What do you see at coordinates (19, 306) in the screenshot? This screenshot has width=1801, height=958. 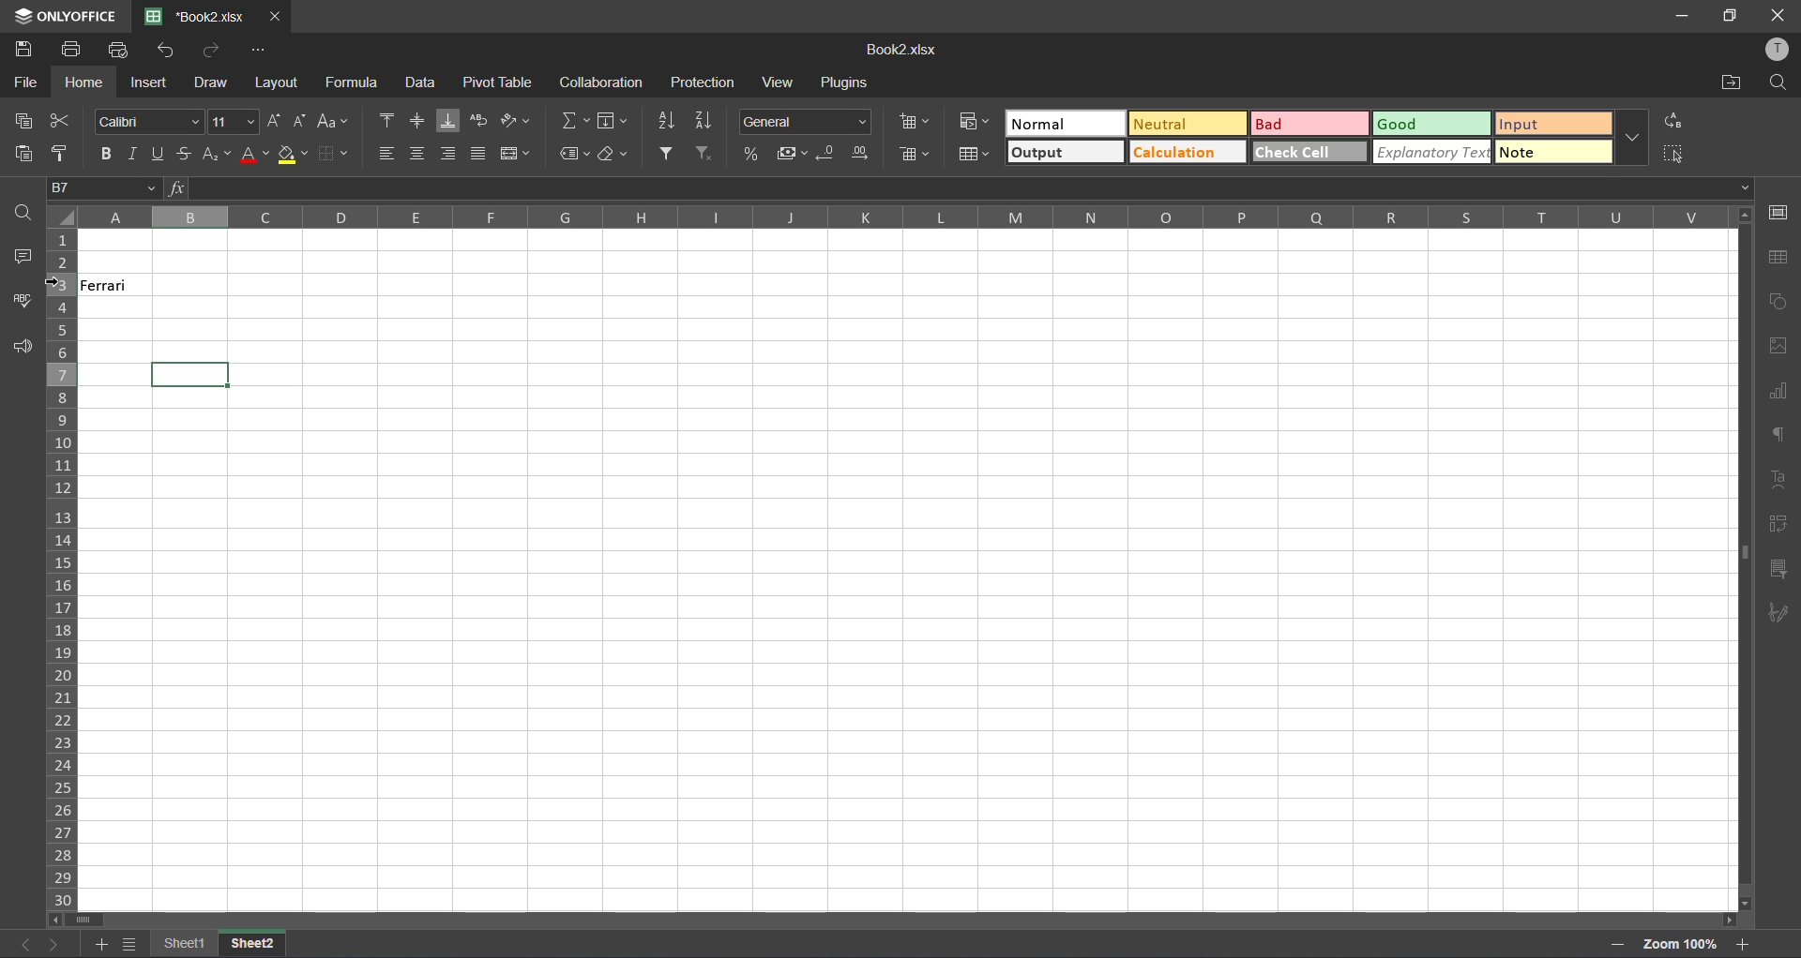 I see `spellcheck` at bounding box center [19, 306].